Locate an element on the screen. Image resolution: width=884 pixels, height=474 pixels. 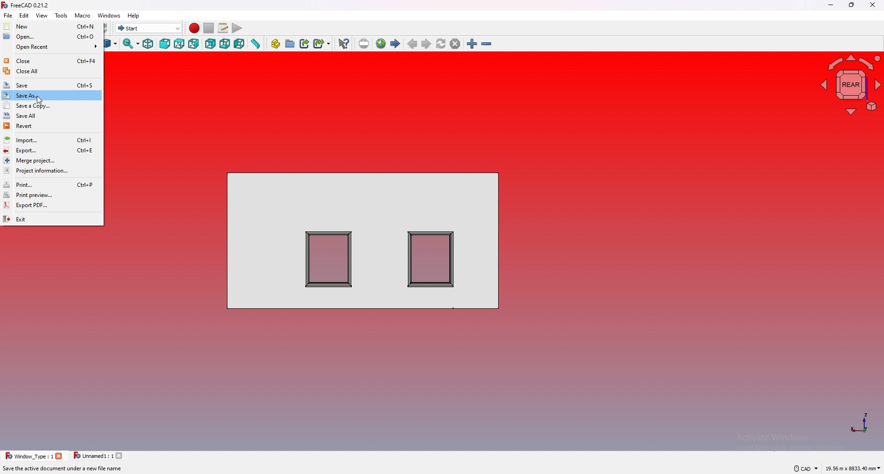
front is located at coordinates (166, 43).